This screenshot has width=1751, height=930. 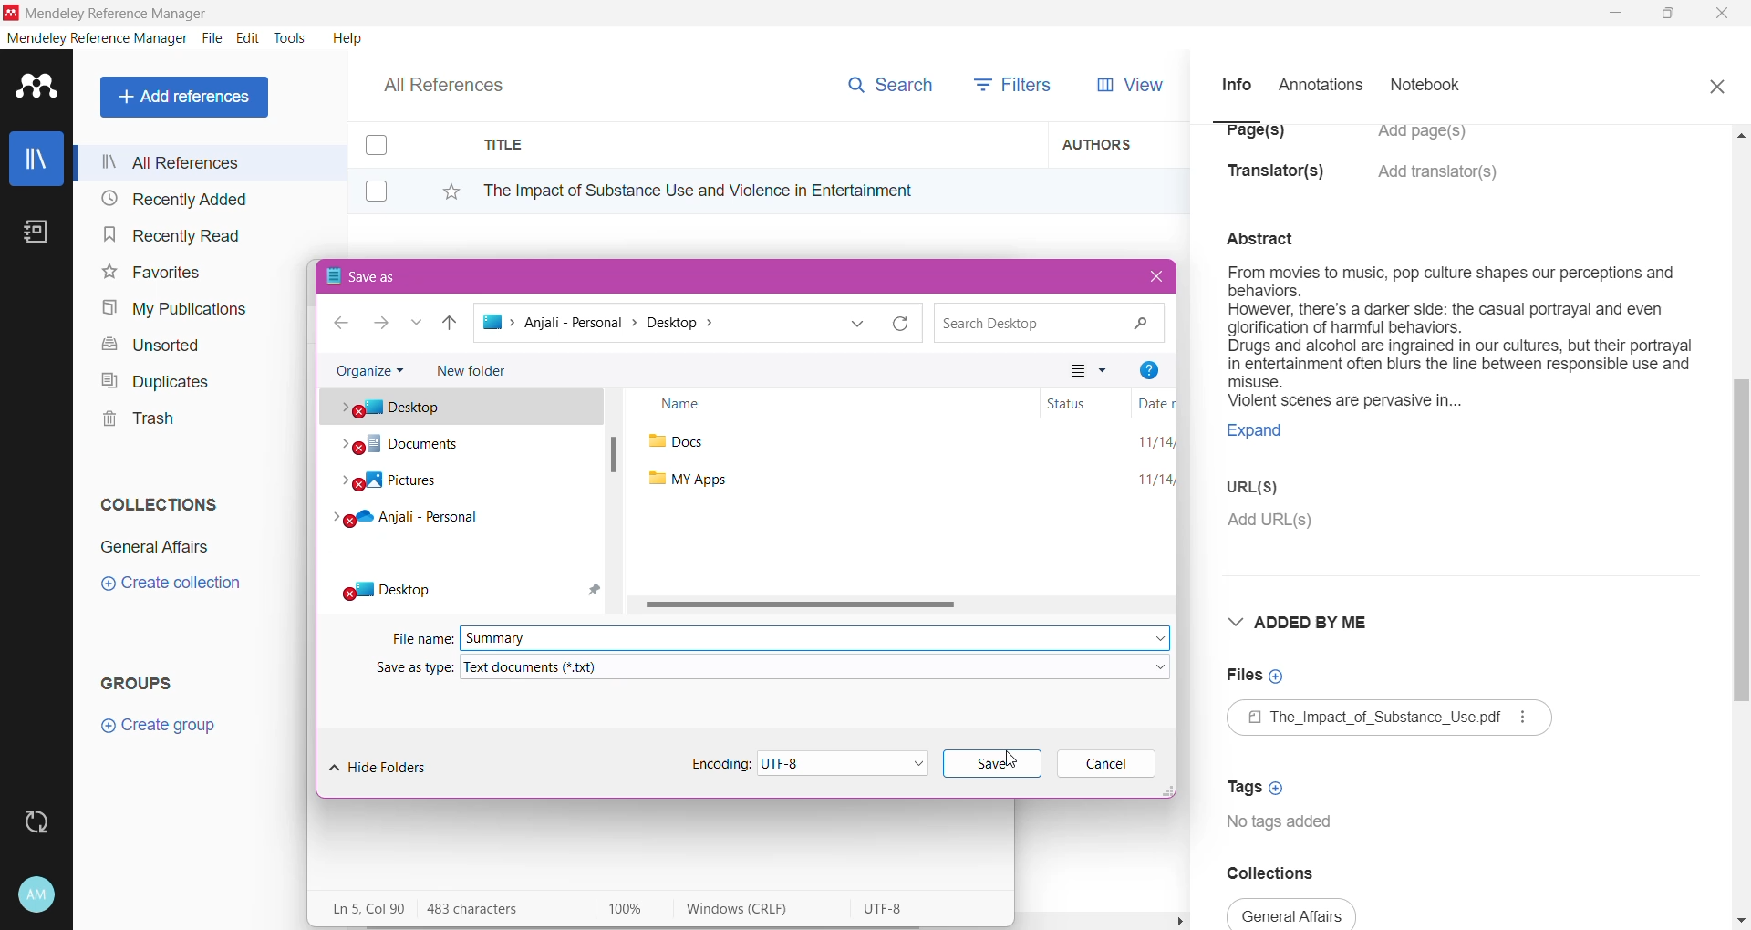 What do you see at coordinates (792, 762) in the screenshot?
I see `Set Encoding Type` at bounding box center [792, 762].